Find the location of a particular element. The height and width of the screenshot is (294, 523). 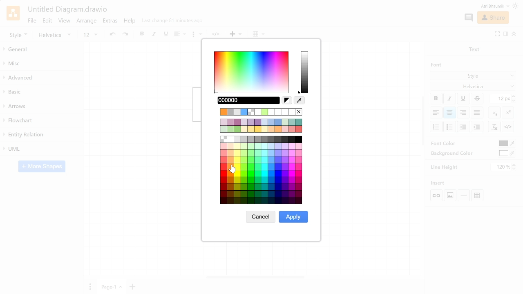

Font size is located at coordinates (501, 99).